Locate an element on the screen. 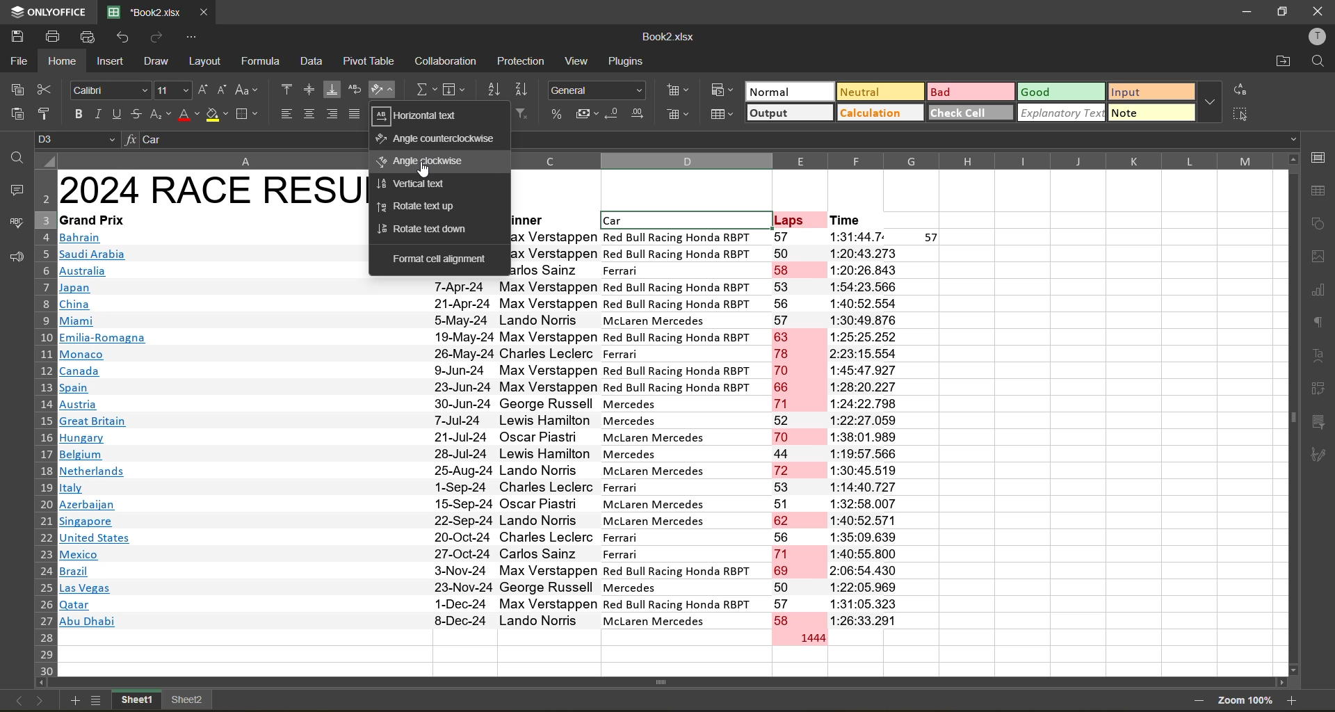  Cursor is located at coordinates (424, 171).